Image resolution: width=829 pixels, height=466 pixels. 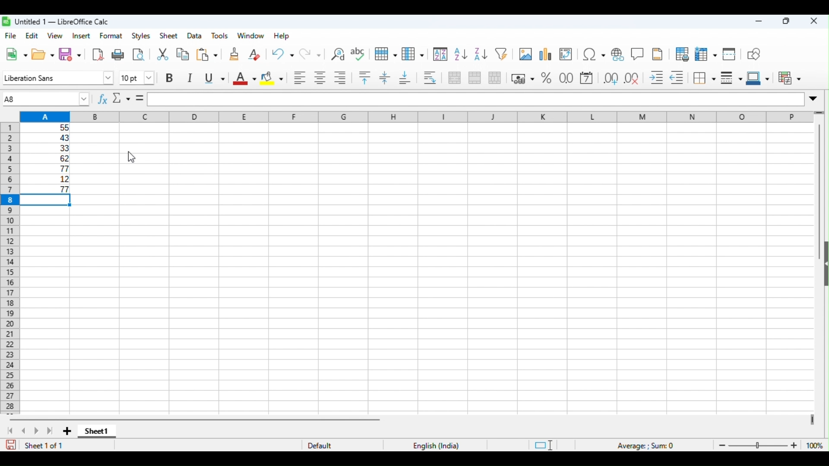 I want to click on bold, so click(x=171, y=78).